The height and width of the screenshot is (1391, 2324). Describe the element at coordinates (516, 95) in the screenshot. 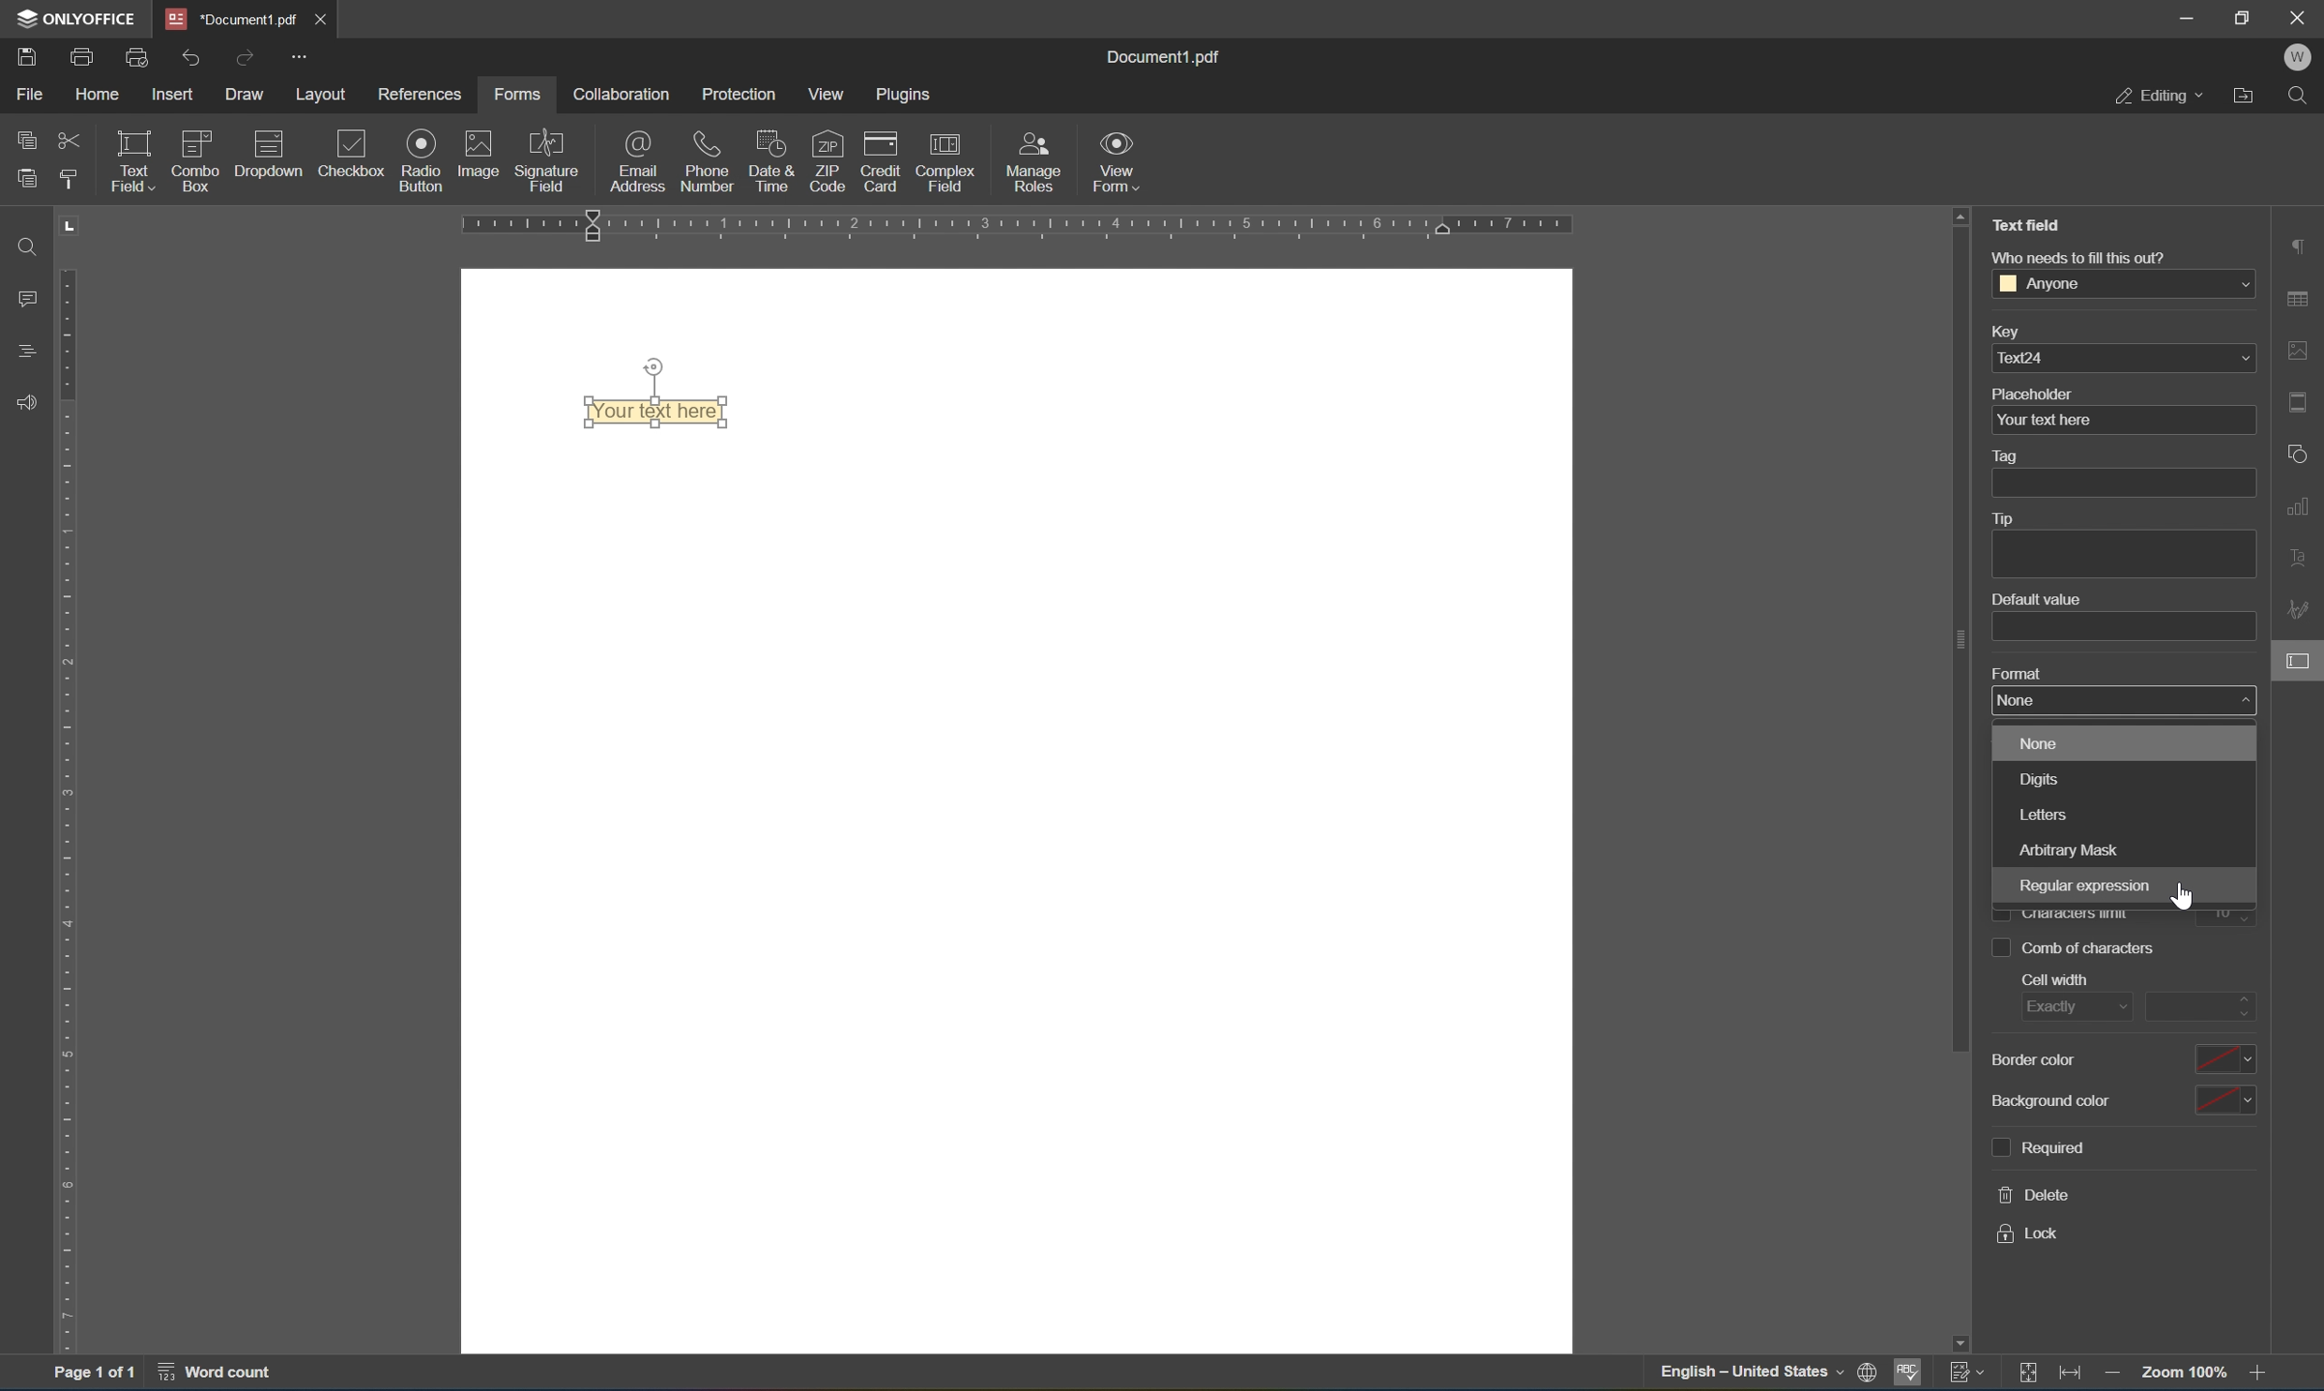

I see `forms` at that location.